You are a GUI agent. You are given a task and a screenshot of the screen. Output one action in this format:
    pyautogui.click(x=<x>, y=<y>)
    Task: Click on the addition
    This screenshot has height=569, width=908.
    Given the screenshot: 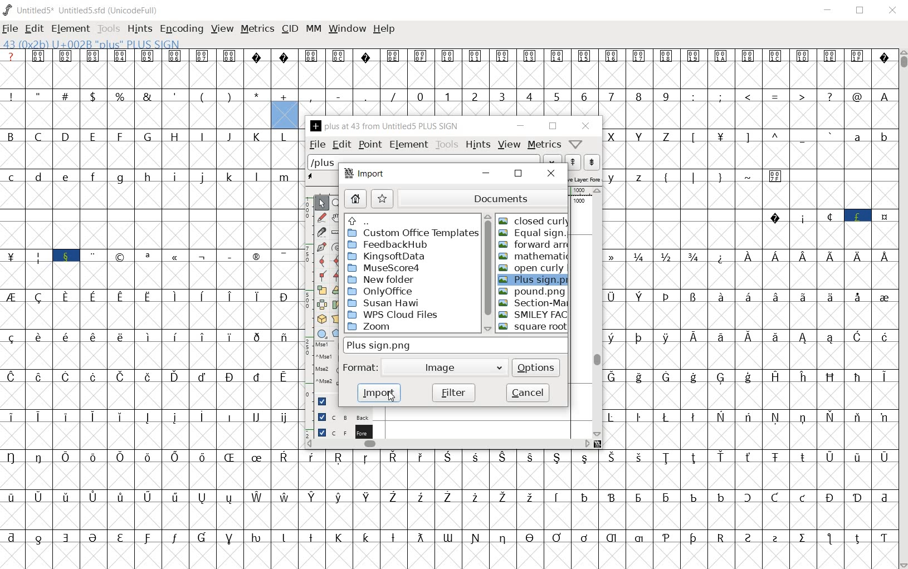 What is the action you would take?
    pyautogui.click(x=285, y=108)
    